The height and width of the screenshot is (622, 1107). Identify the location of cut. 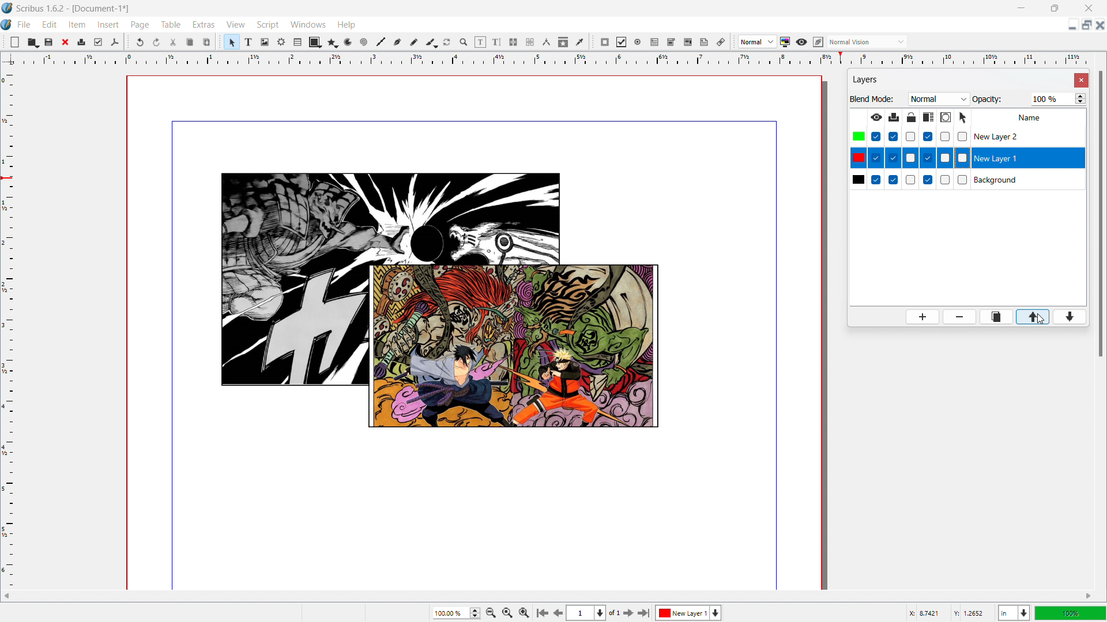
(172, 43).